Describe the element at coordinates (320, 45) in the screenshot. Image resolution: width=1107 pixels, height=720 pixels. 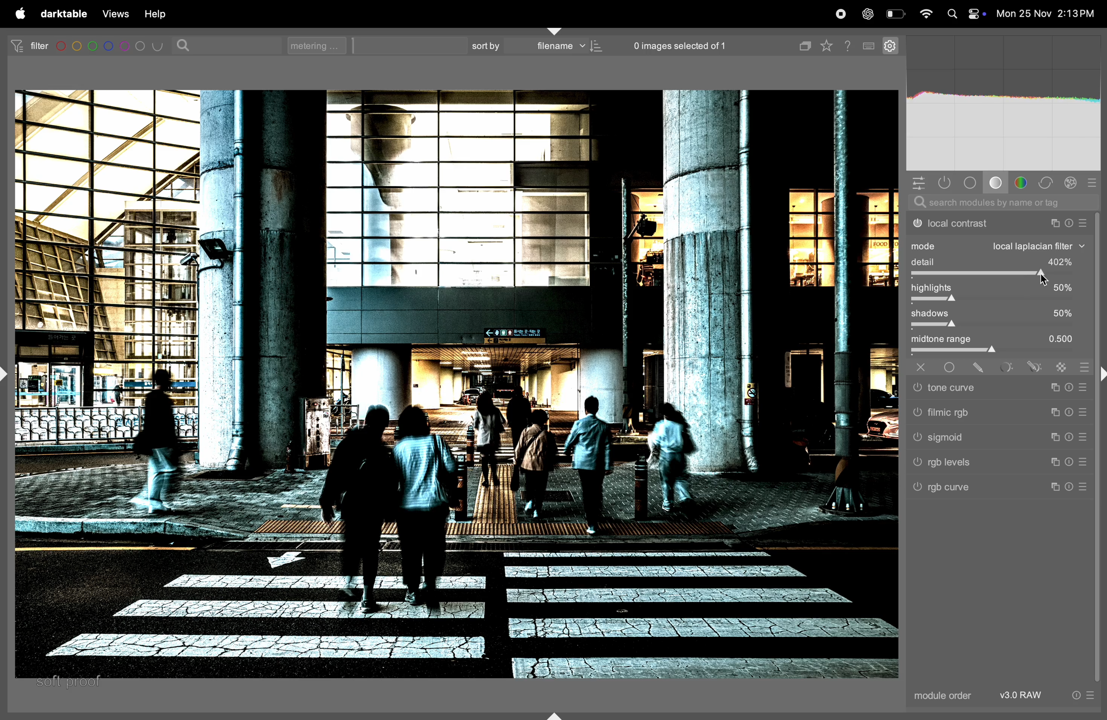
I see `metering` at that location.